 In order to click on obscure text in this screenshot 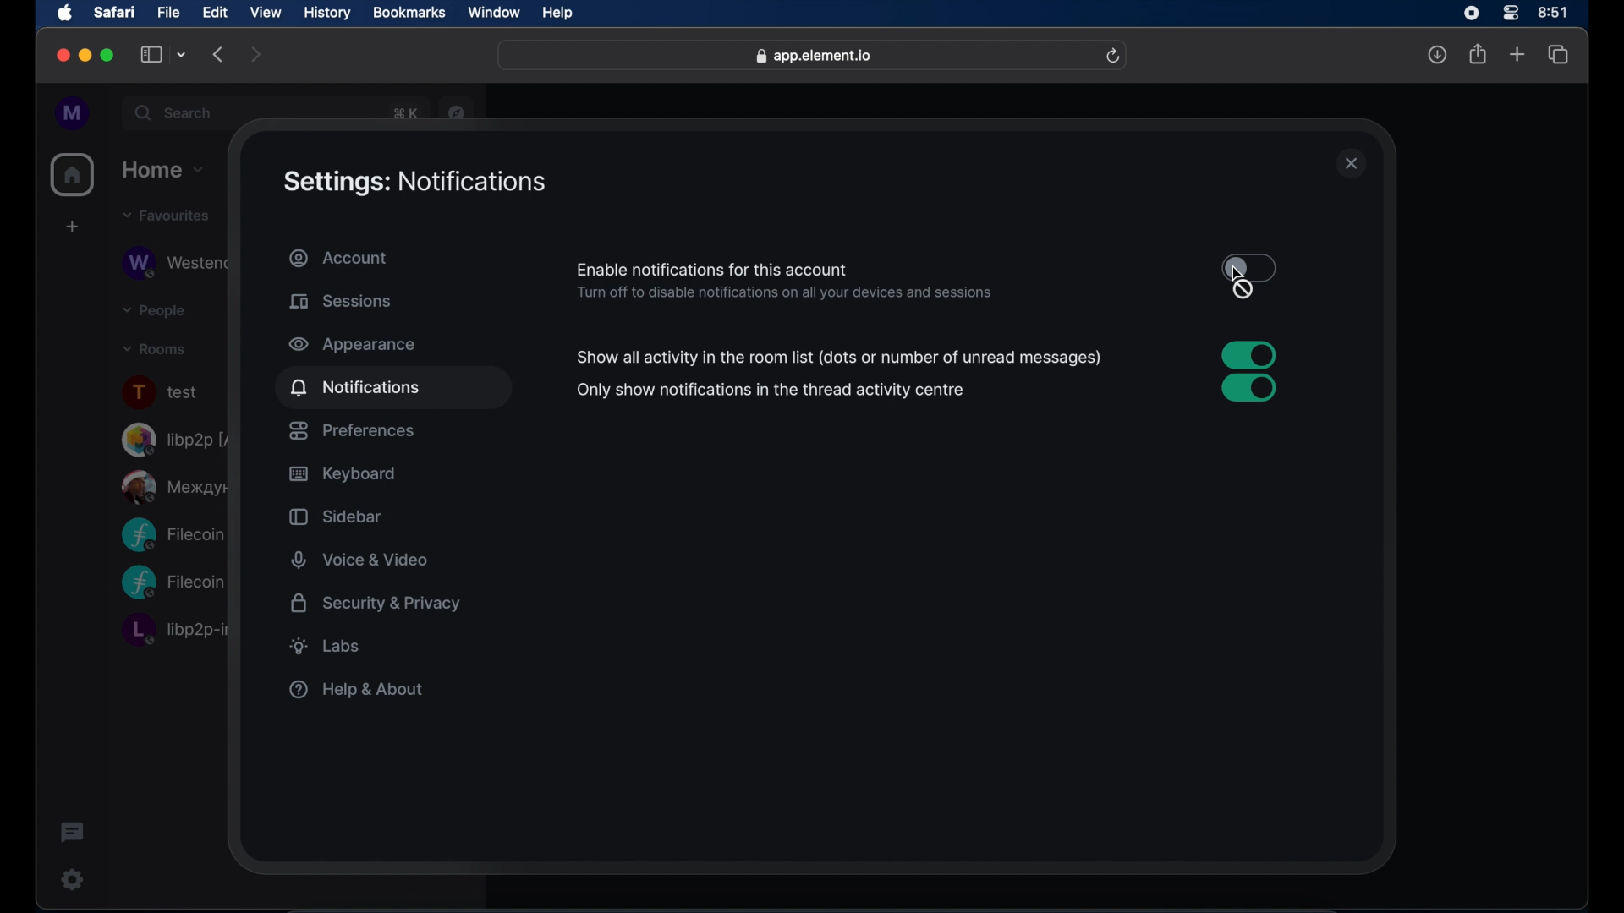, I will do `click(406, 113)`.